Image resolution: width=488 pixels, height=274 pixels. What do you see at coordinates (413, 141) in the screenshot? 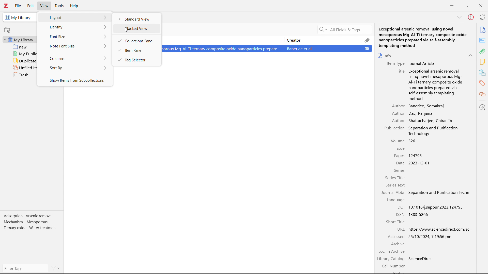
I see `326` at bounding box center [413, 141].